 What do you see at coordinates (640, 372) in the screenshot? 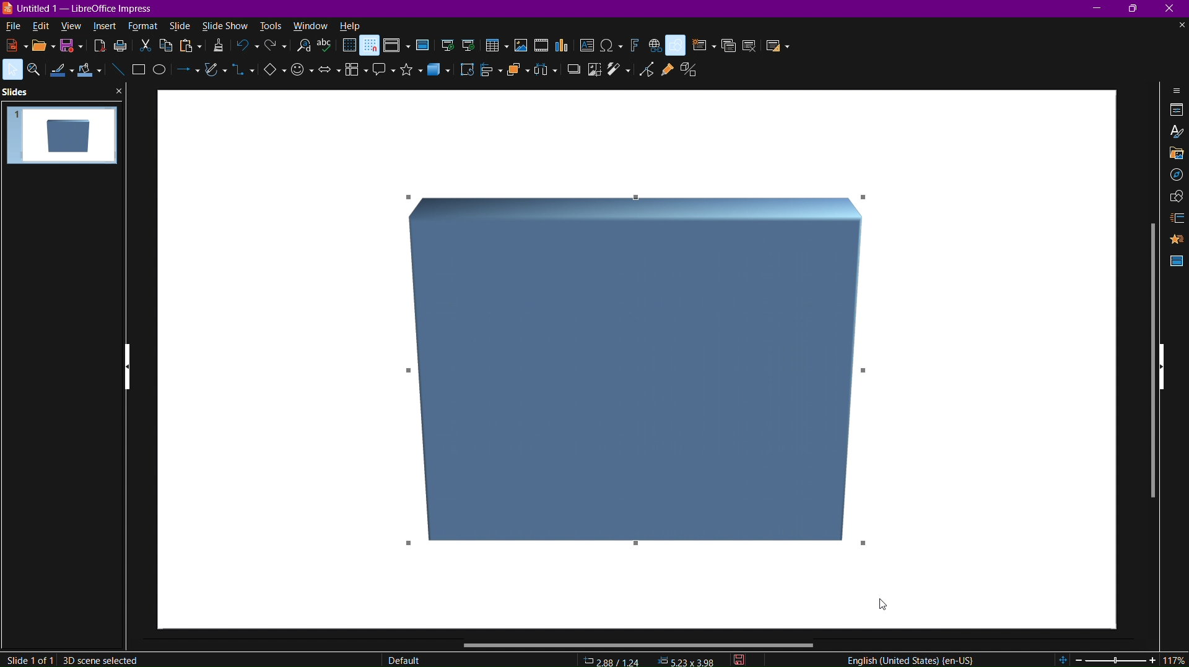
I see `Rectangle (3D)` at bounding box center [640, 372].